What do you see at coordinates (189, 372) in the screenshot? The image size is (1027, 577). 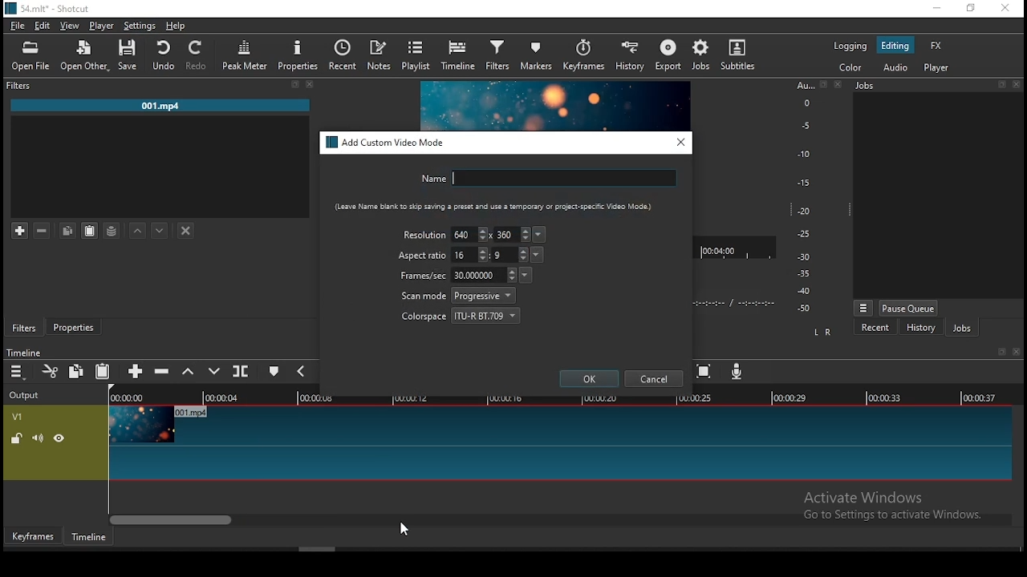 I see `lift` at bounding box center [189, 372].